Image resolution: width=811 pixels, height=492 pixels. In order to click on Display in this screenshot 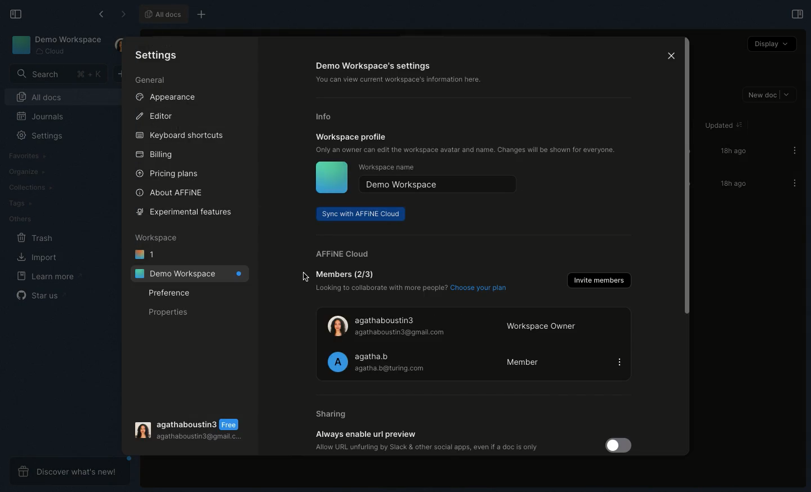, I will do `click(771, 44)`.